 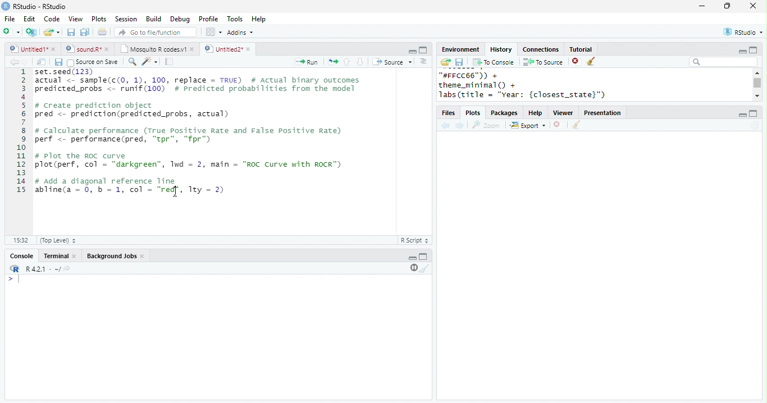 I want to click on Untitled 1, so click(x=27, y=48).